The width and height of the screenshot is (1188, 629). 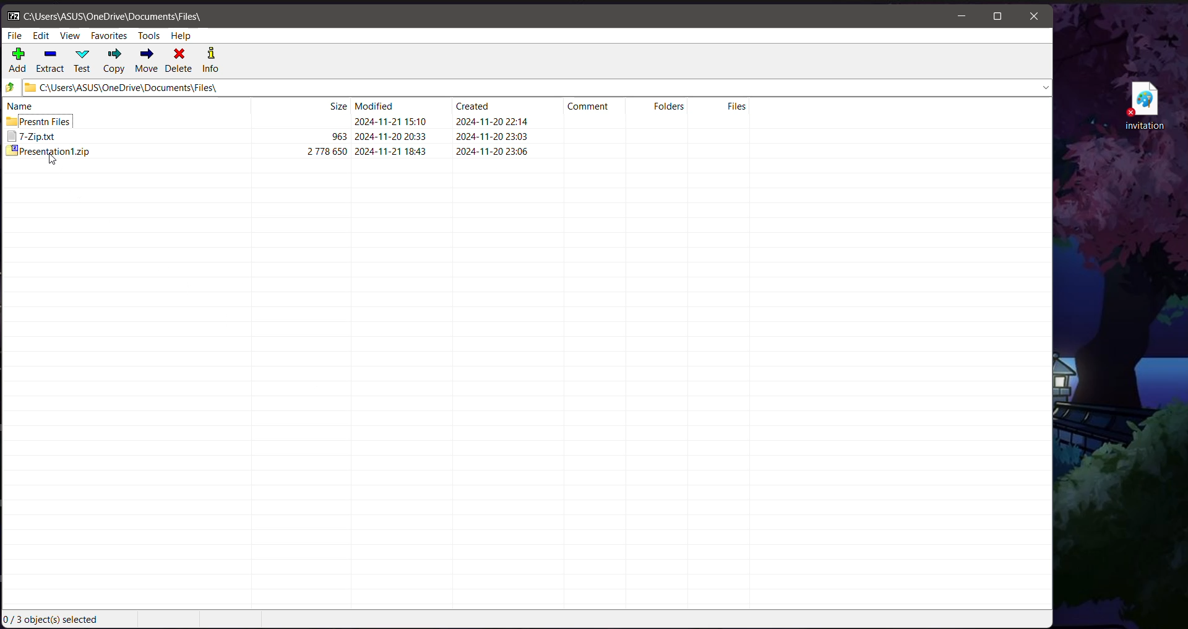 I want to click on Created, so click(x=475, y=103).